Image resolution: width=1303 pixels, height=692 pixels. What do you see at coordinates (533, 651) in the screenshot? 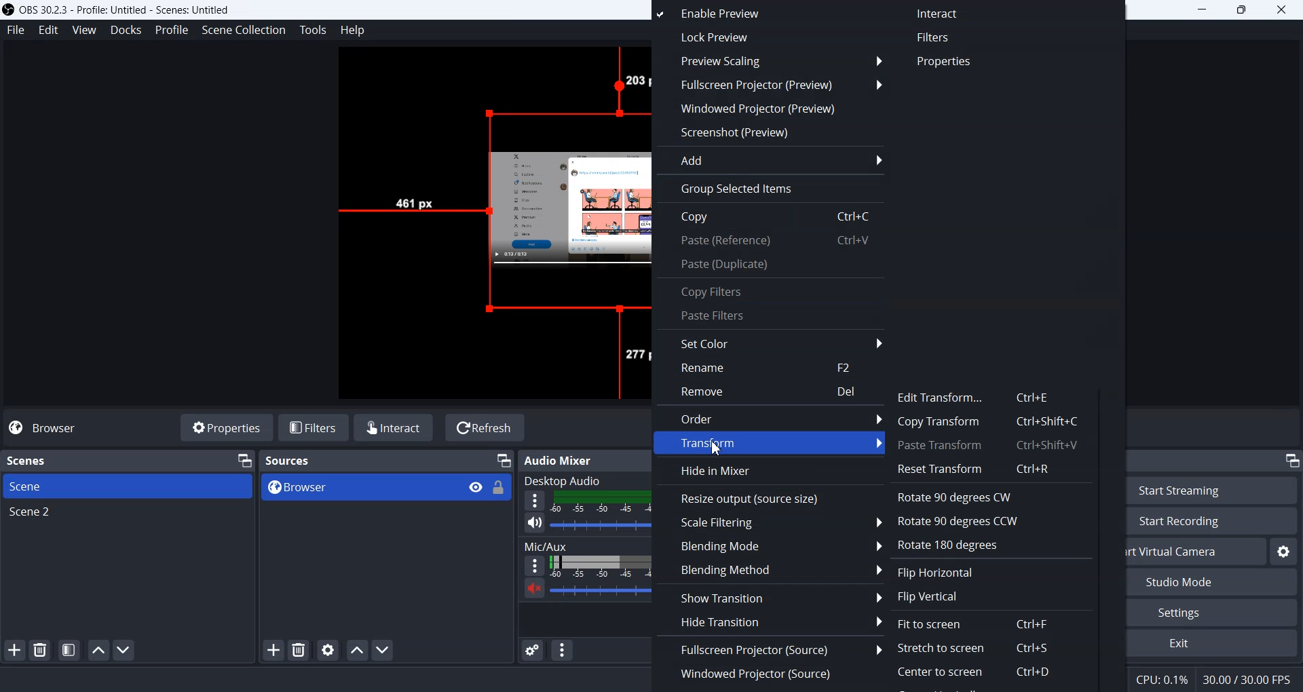
I see `Advance audio properties` at bounding box center [533, 651].